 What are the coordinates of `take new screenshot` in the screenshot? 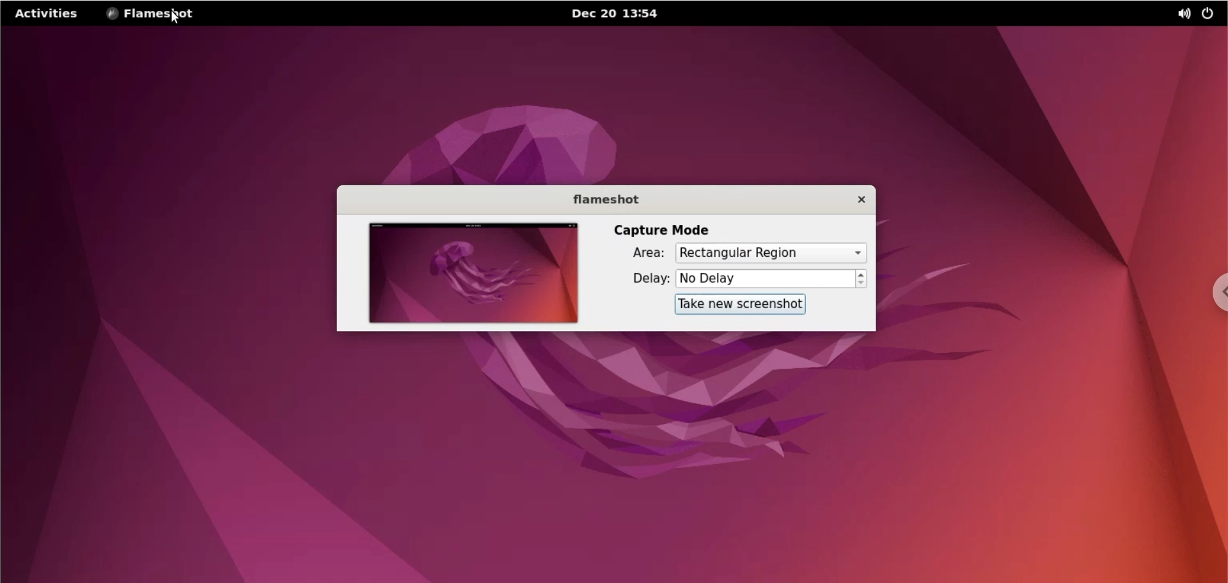 It's located at (737, 305).